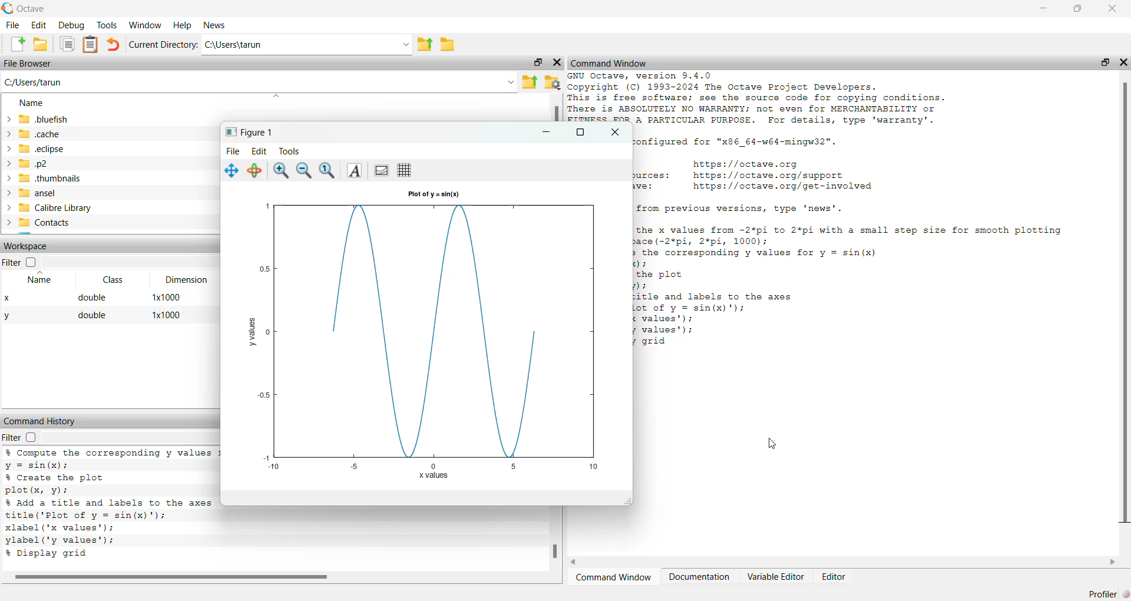 The width and height of the screenshot is (1131, 601). What do you see at coordinates (740, 209) in the screenshot?
I see `For changes from previous versions, type 'news'.` at bounding box center [740, 209].